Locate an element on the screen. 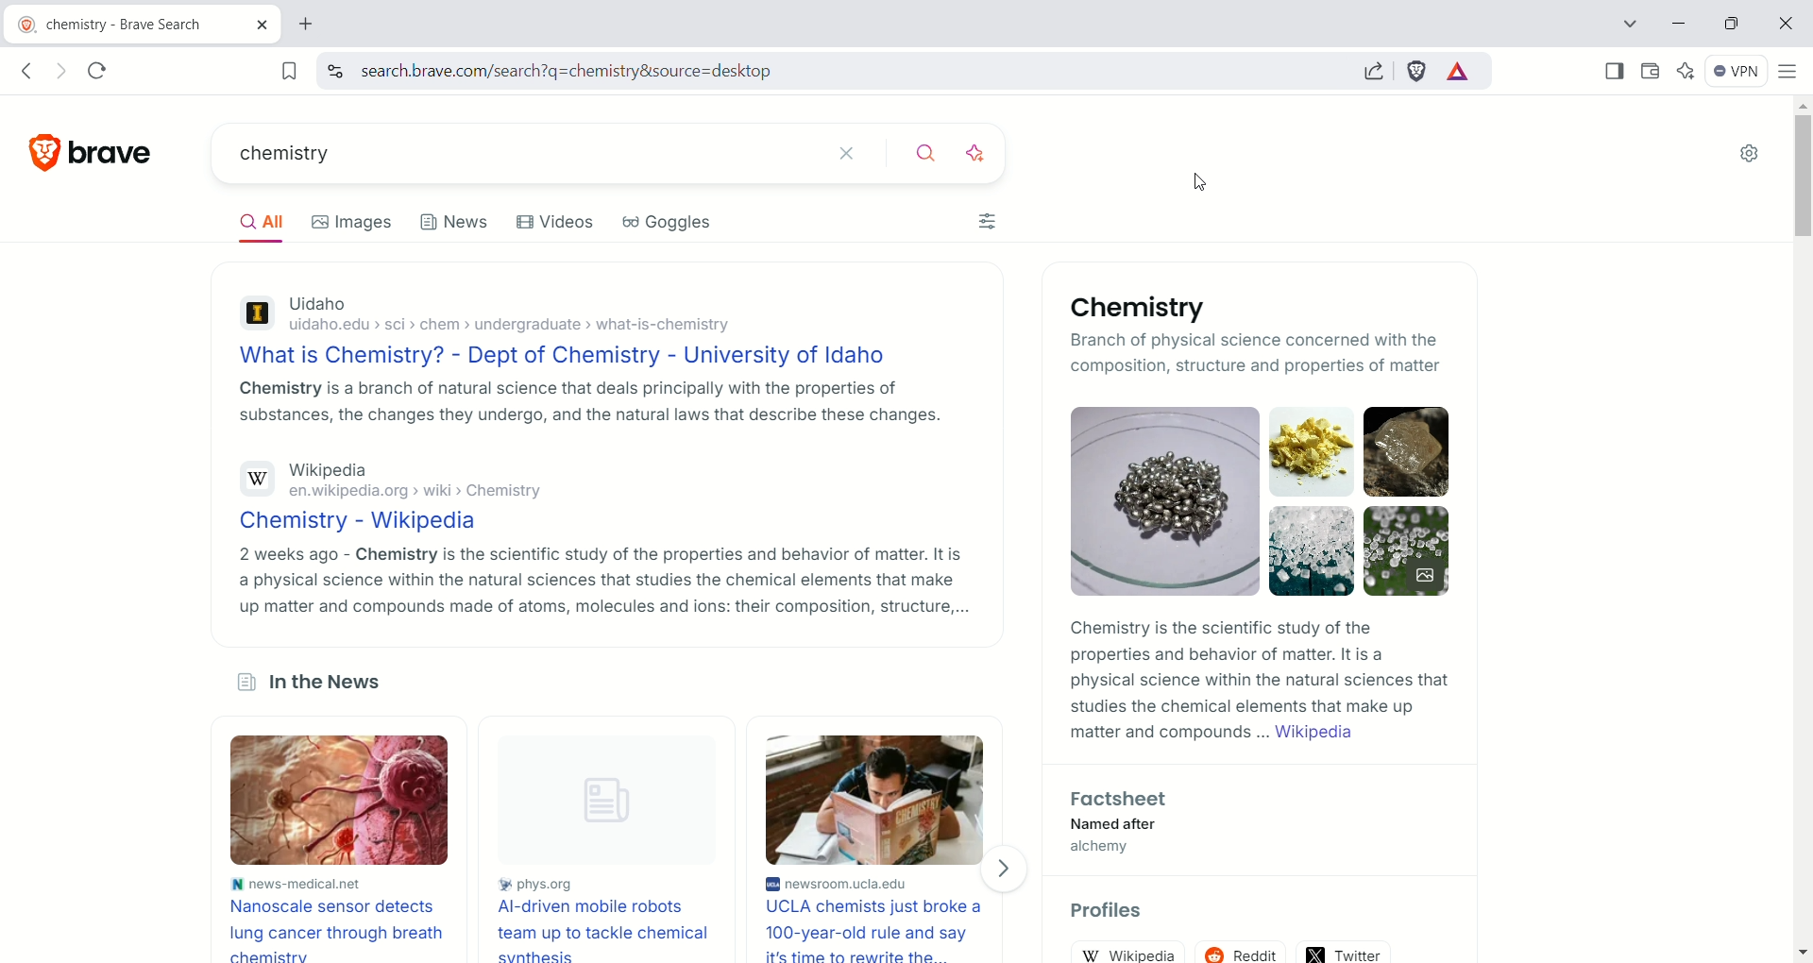 This screenshot has height=963, width=1813. bookmark is located at coordinates (284, 70).